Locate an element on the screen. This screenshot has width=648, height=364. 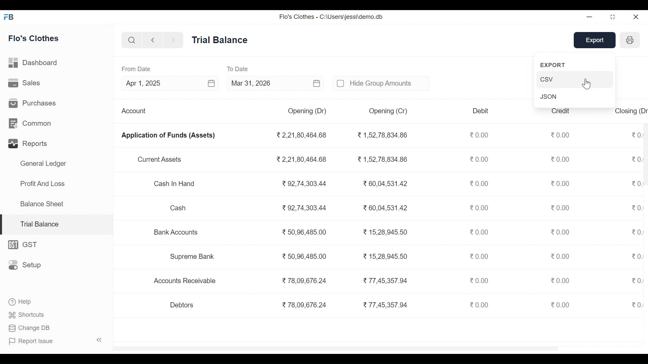
scrollbar is located at coordinates (338, 347).